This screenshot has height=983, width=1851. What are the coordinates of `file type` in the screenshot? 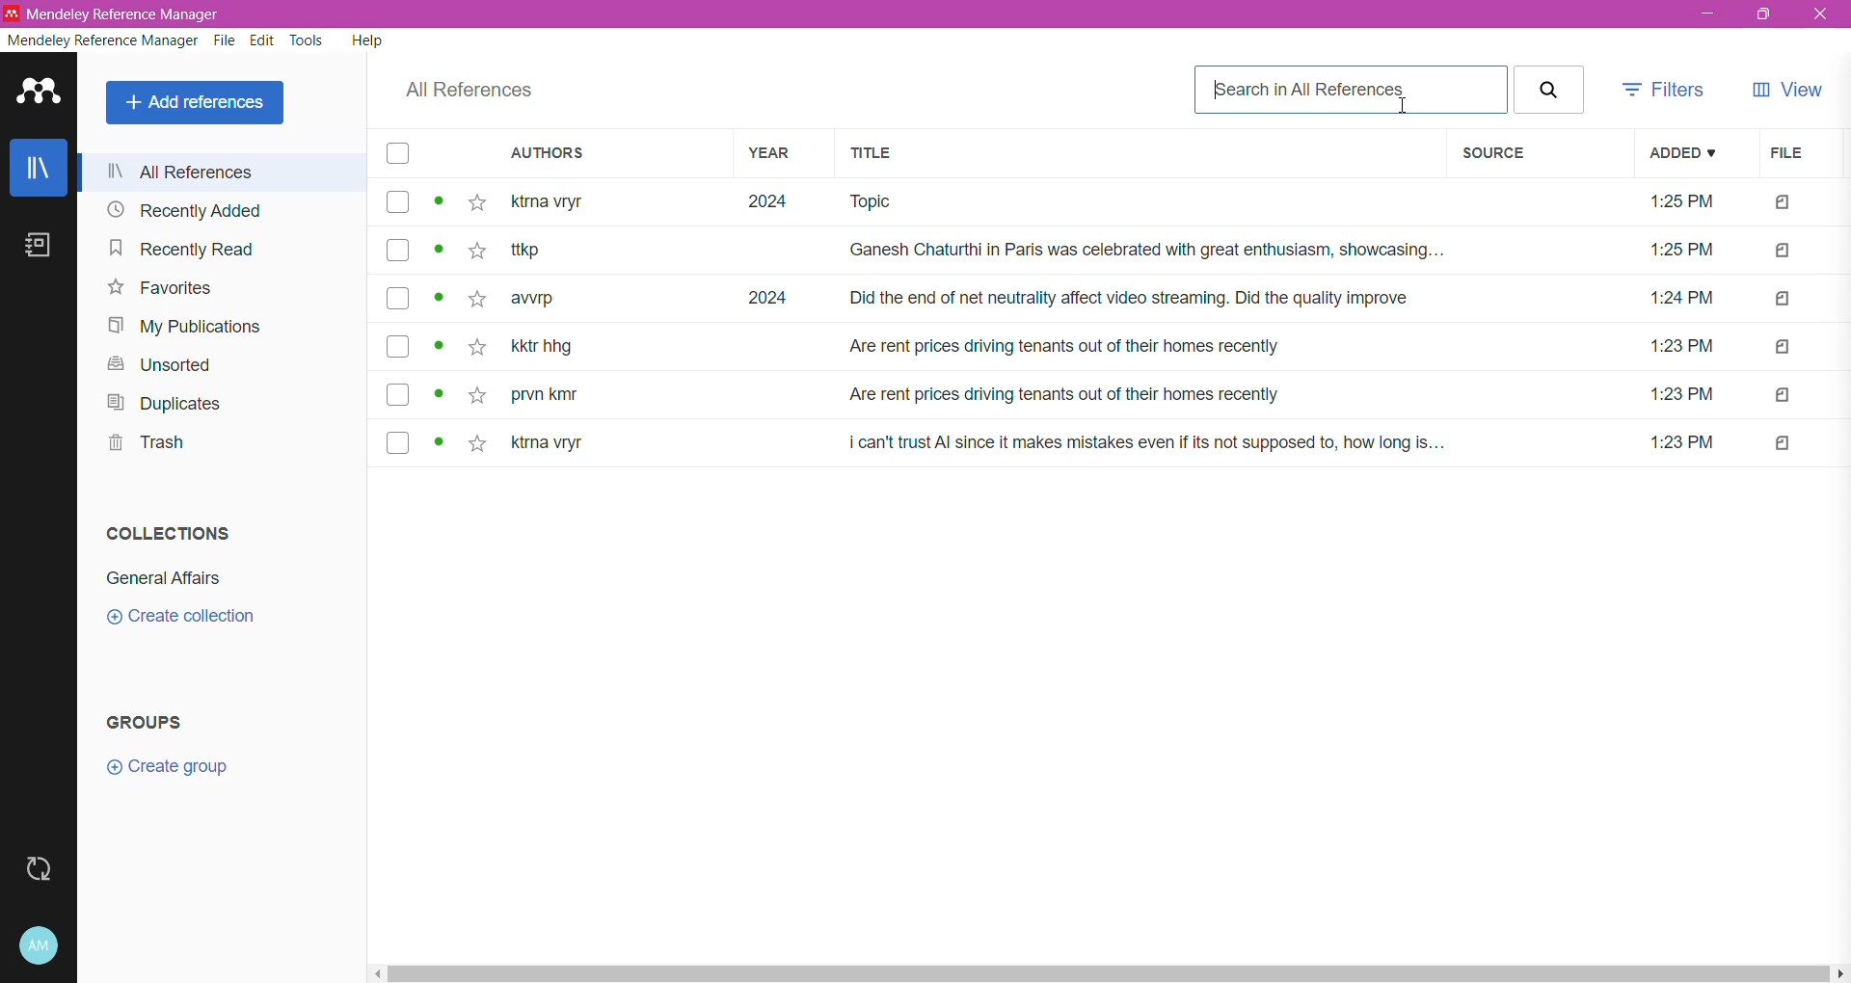 It's located at (1784, 396).